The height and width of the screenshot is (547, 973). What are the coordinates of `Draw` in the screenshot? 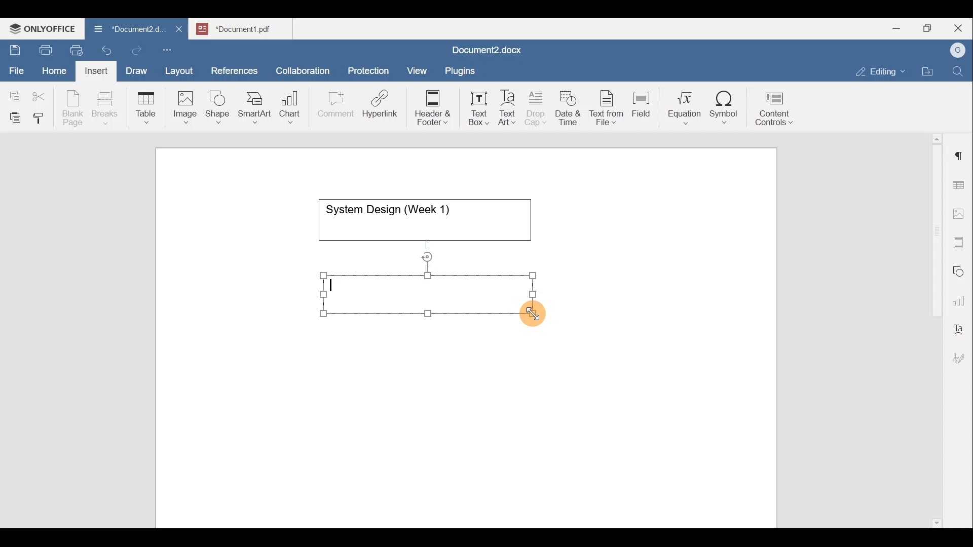 It's located at (135, 68).